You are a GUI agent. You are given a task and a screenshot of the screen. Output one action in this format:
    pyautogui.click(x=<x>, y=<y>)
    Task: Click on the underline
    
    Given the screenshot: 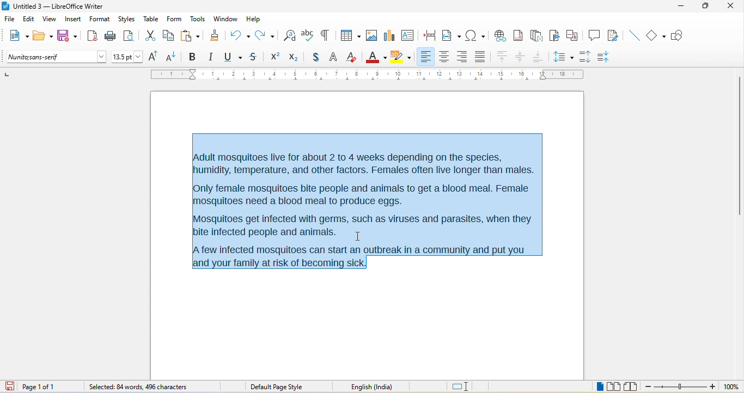 What is the action you would take?
    pyautogui.click(x=232, y=57)
    